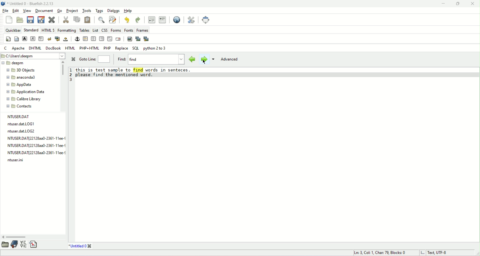 The height and width of the screenshot is (256, 480). I want to click on body, so click(16, 39).